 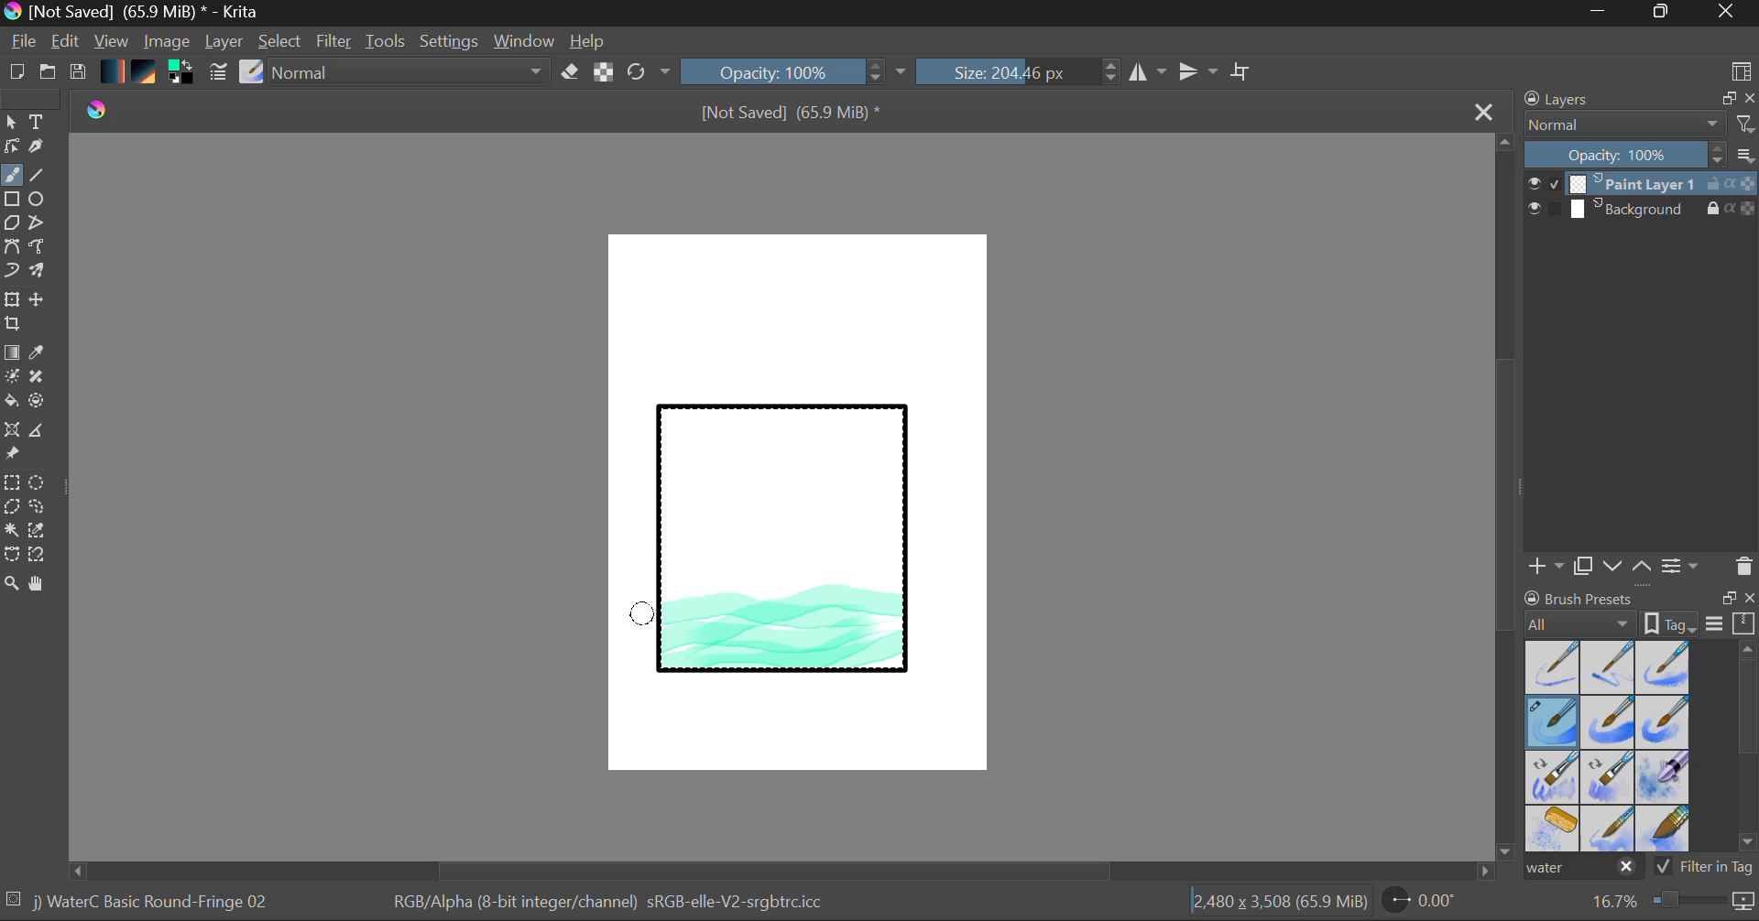 What do you see at coordinates (1202, 73) in the screenshot?
I see `Horizontal Mirror Flip` at bounding box center [1202, 73].